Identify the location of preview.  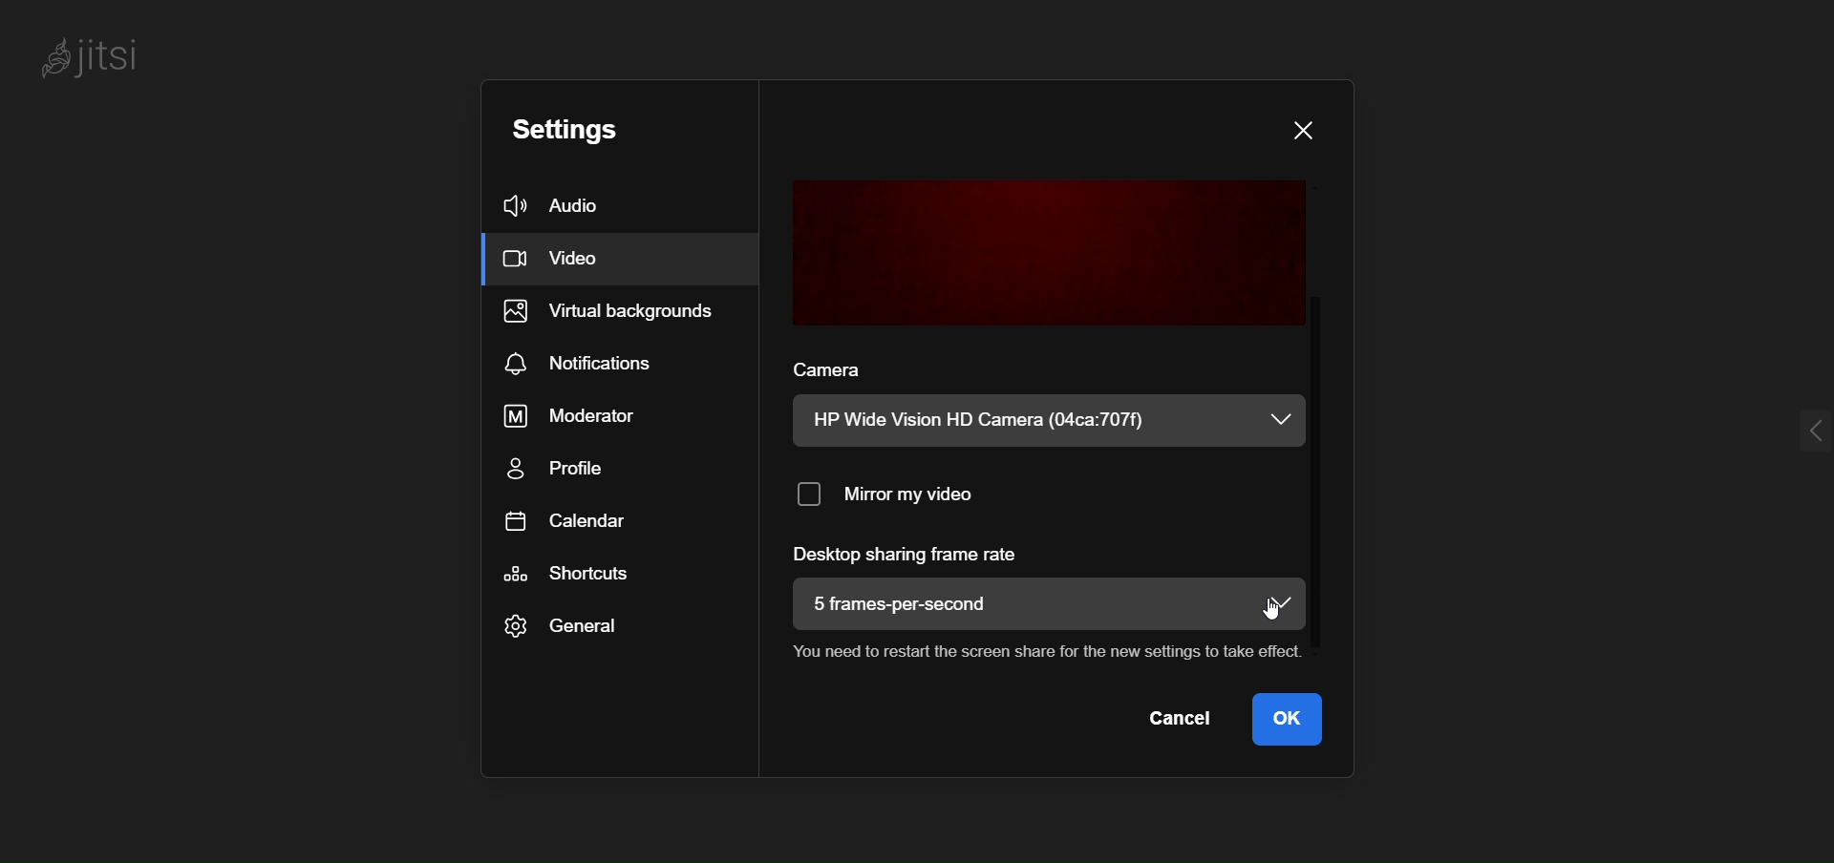
(1047, 250).